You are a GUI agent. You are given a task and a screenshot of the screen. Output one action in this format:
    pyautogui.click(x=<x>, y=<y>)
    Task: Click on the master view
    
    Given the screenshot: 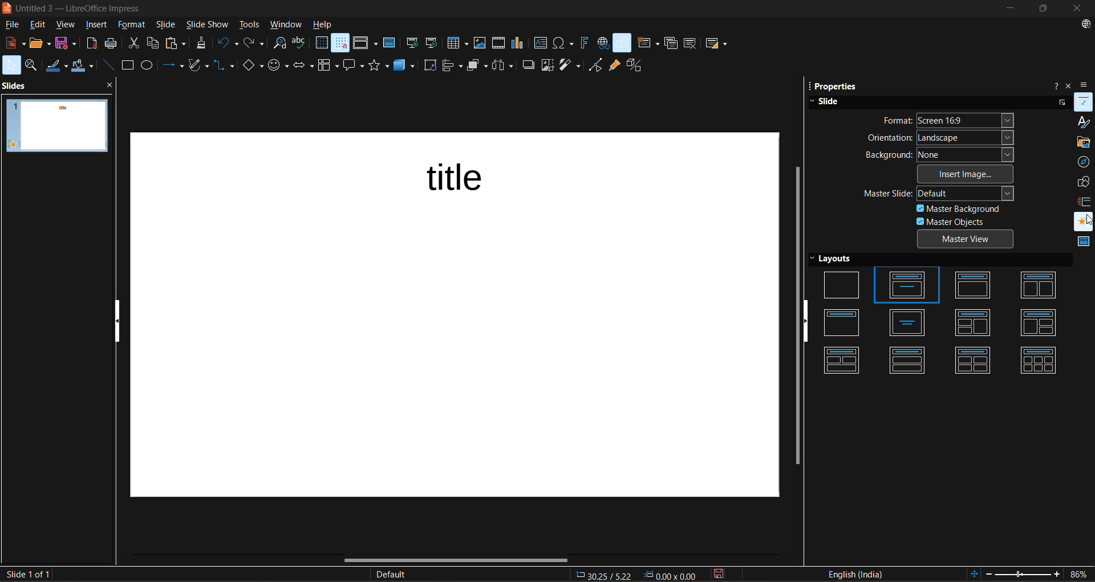 What is the action you would take?
    pyautogui.click(x=968, y=241)
    